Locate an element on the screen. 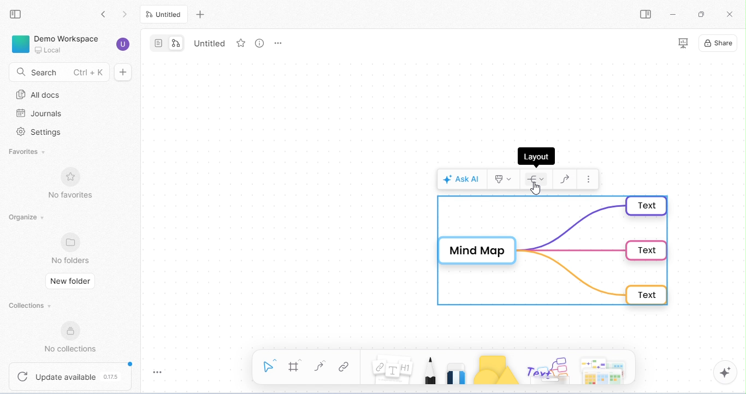 The image size is (746, 394). new doc is located at coordinates (128, 72).